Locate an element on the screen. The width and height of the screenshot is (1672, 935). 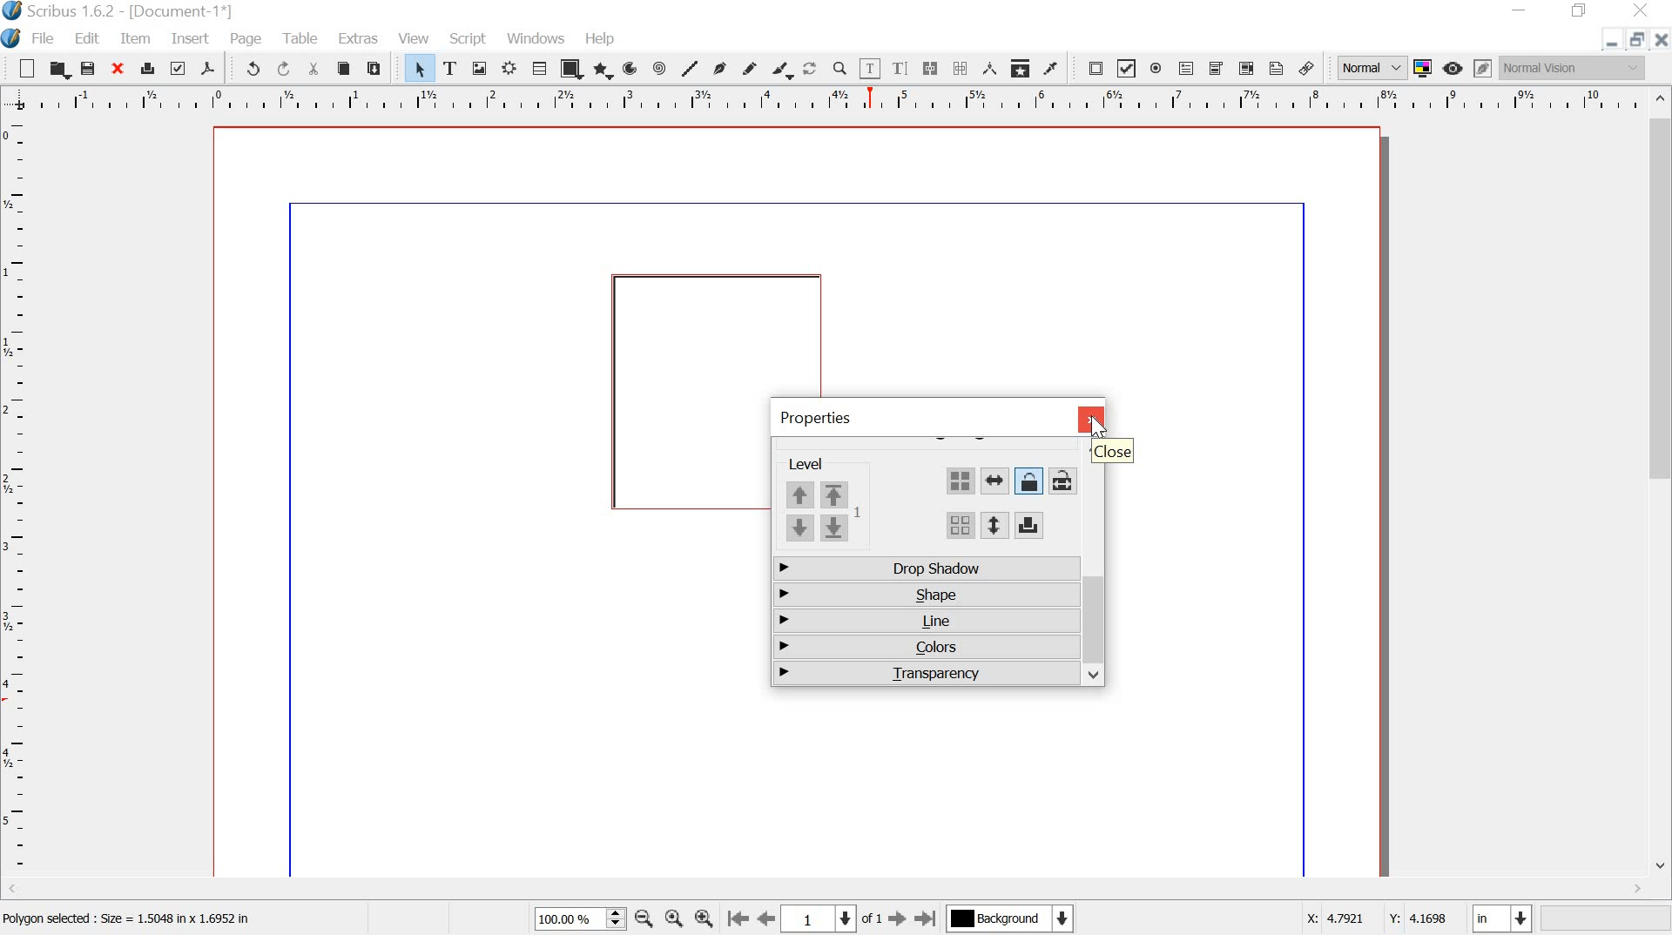
copy item properties is located at coordinates (1021, 69).